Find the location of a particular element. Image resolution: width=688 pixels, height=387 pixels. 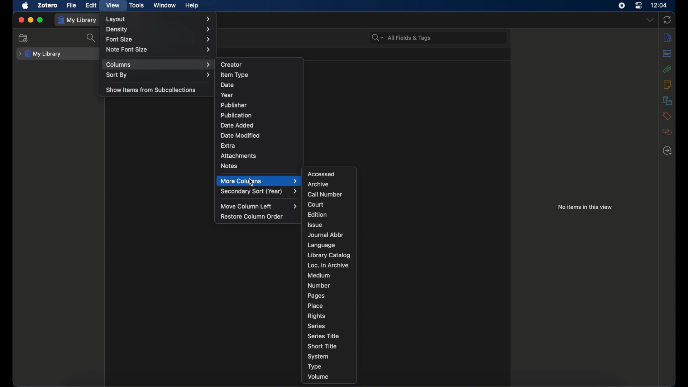

volume is located at coordinates (319, 376).